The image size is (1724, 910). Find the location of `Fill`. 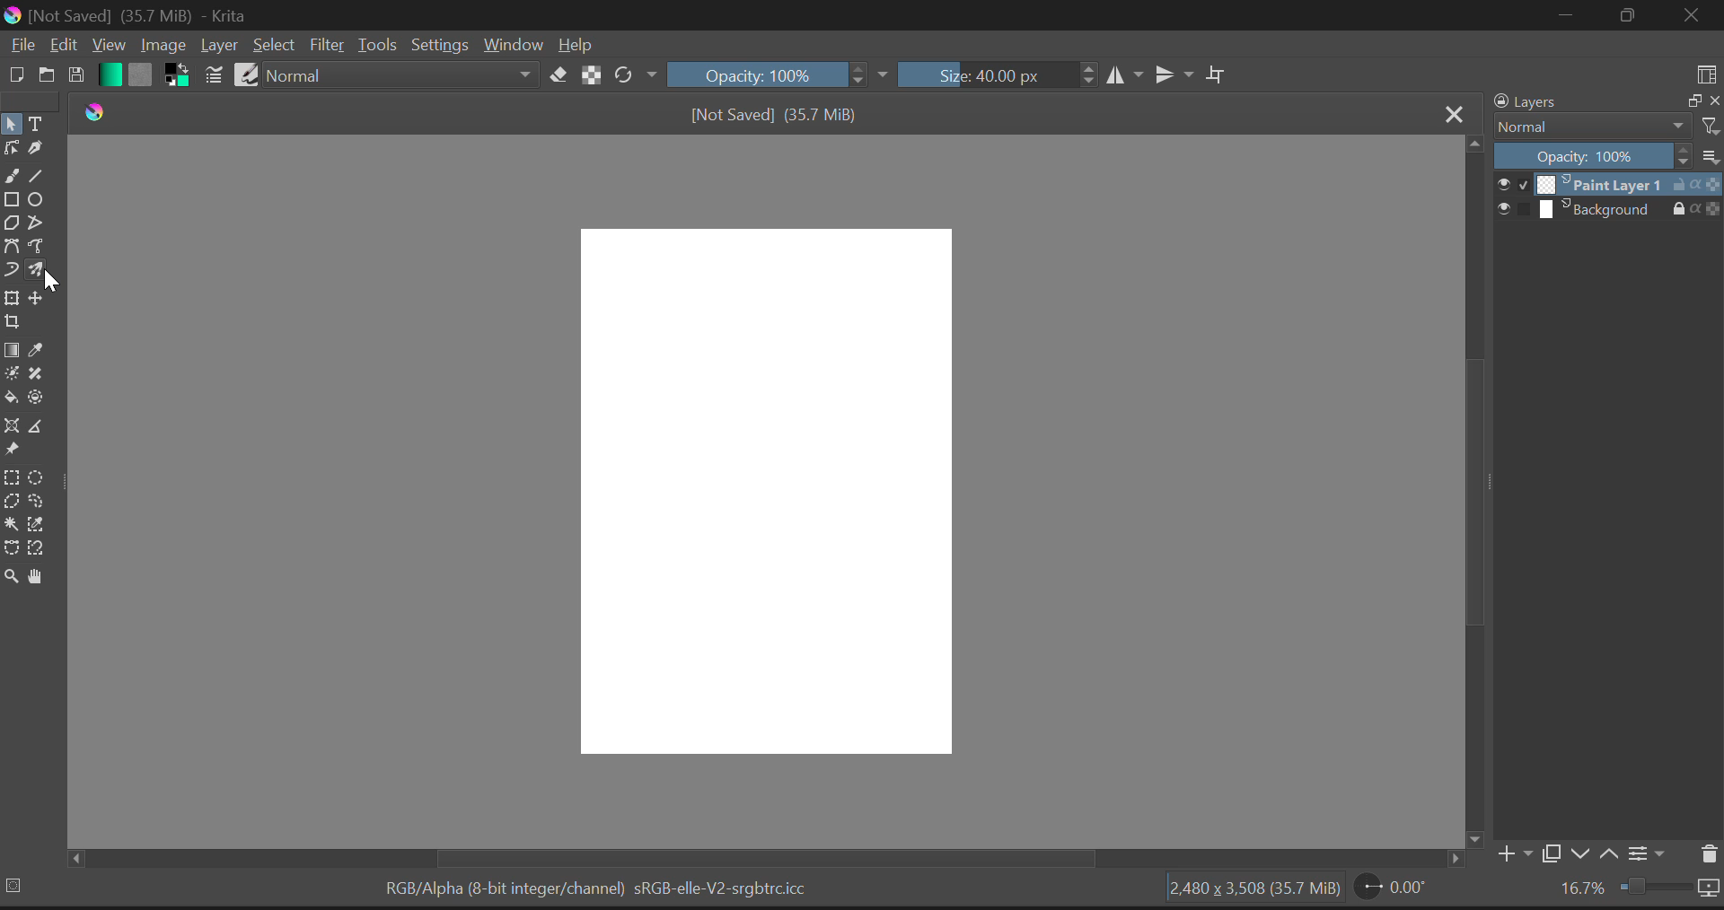

Fill is located at coordinates (11, 396).